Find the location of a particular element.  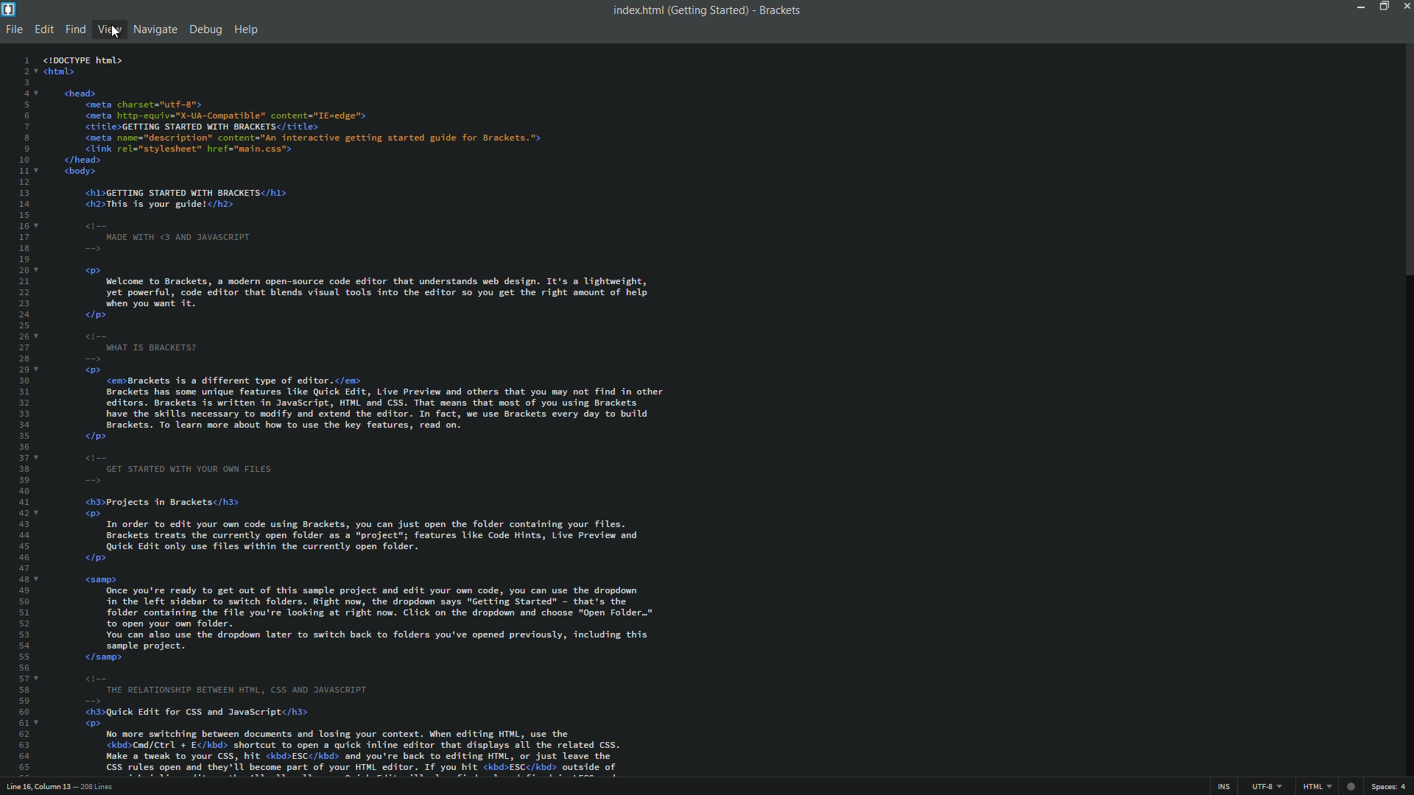

line numbers is located at coordinates (21, 415).